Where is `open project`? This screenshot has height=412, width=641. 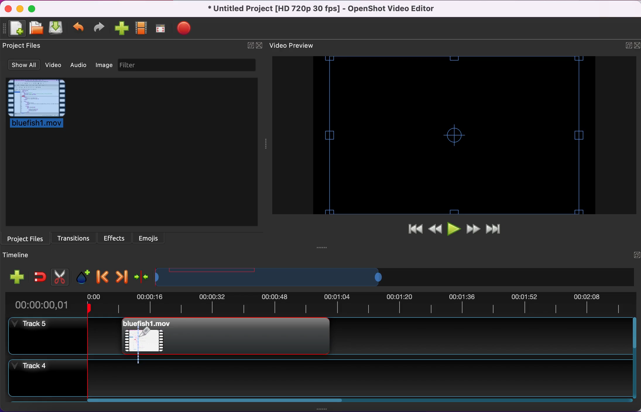
open project is located at coordinates (37, 28).